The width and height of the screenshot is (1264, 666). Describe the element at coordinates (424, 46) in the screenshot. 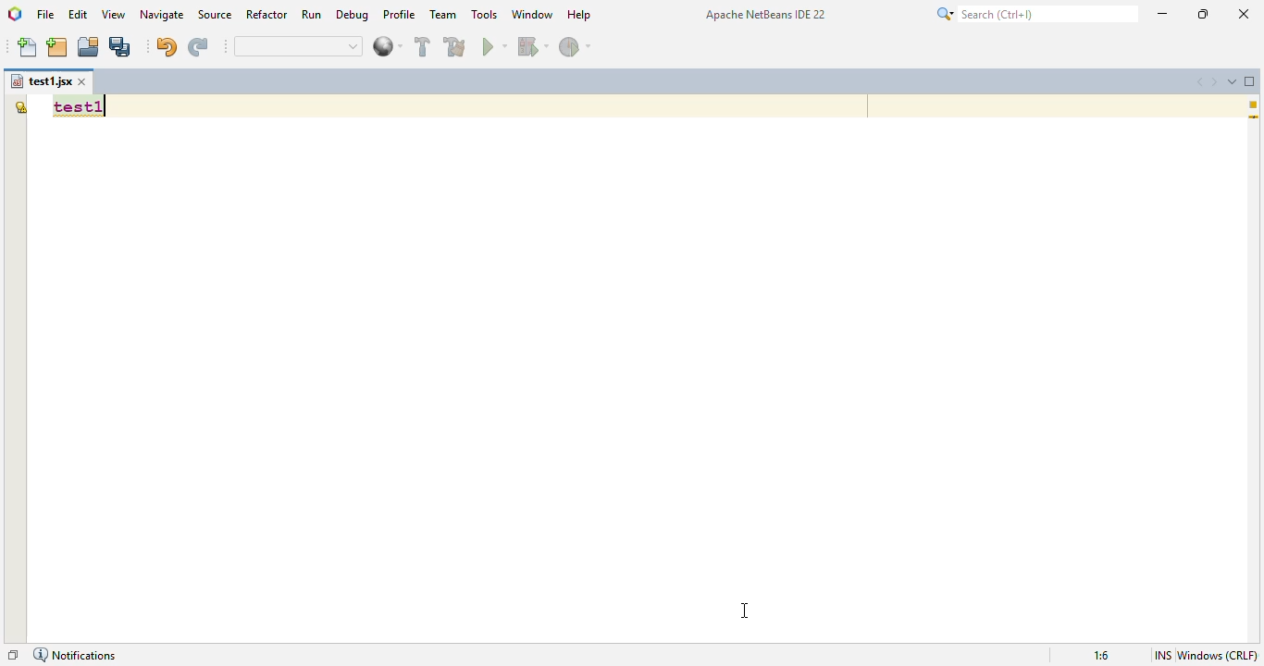

I see `build project` at that location.